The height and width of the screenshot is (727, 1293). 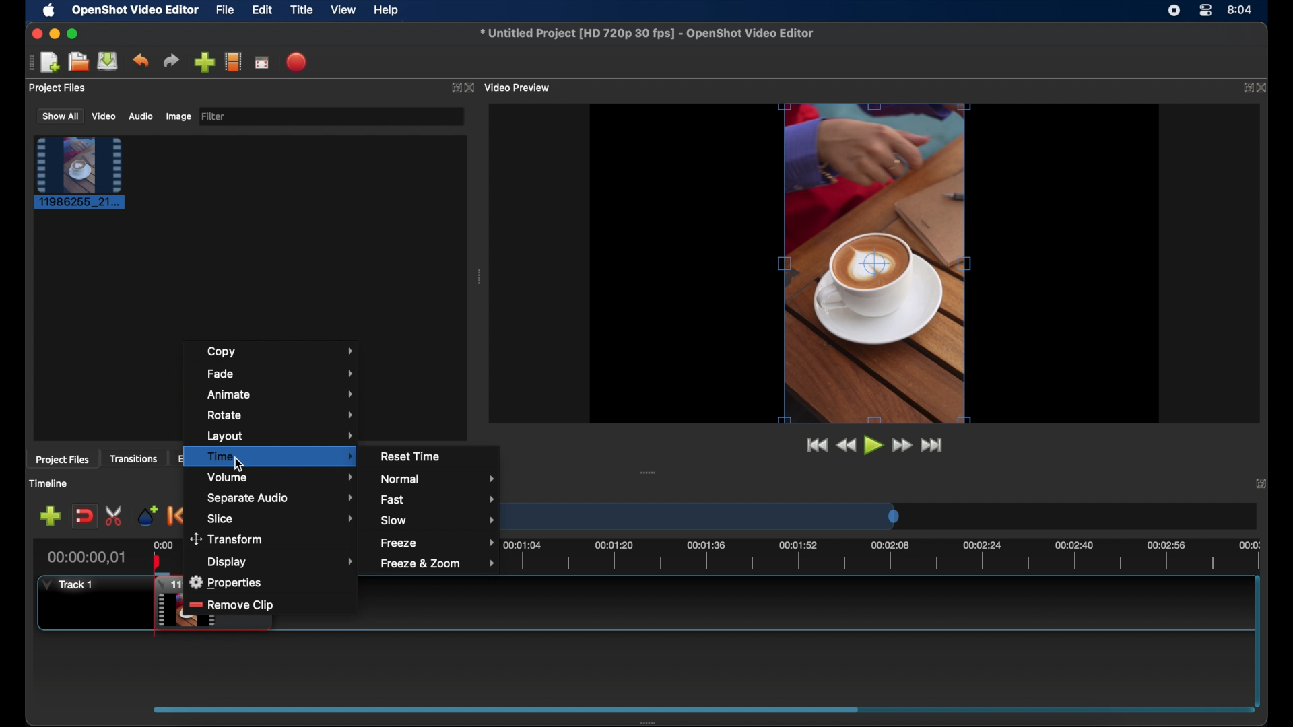 What do you see at coordinates (68, 584) in the screenshot?
I see `track1` at bounding box center [68, 584].